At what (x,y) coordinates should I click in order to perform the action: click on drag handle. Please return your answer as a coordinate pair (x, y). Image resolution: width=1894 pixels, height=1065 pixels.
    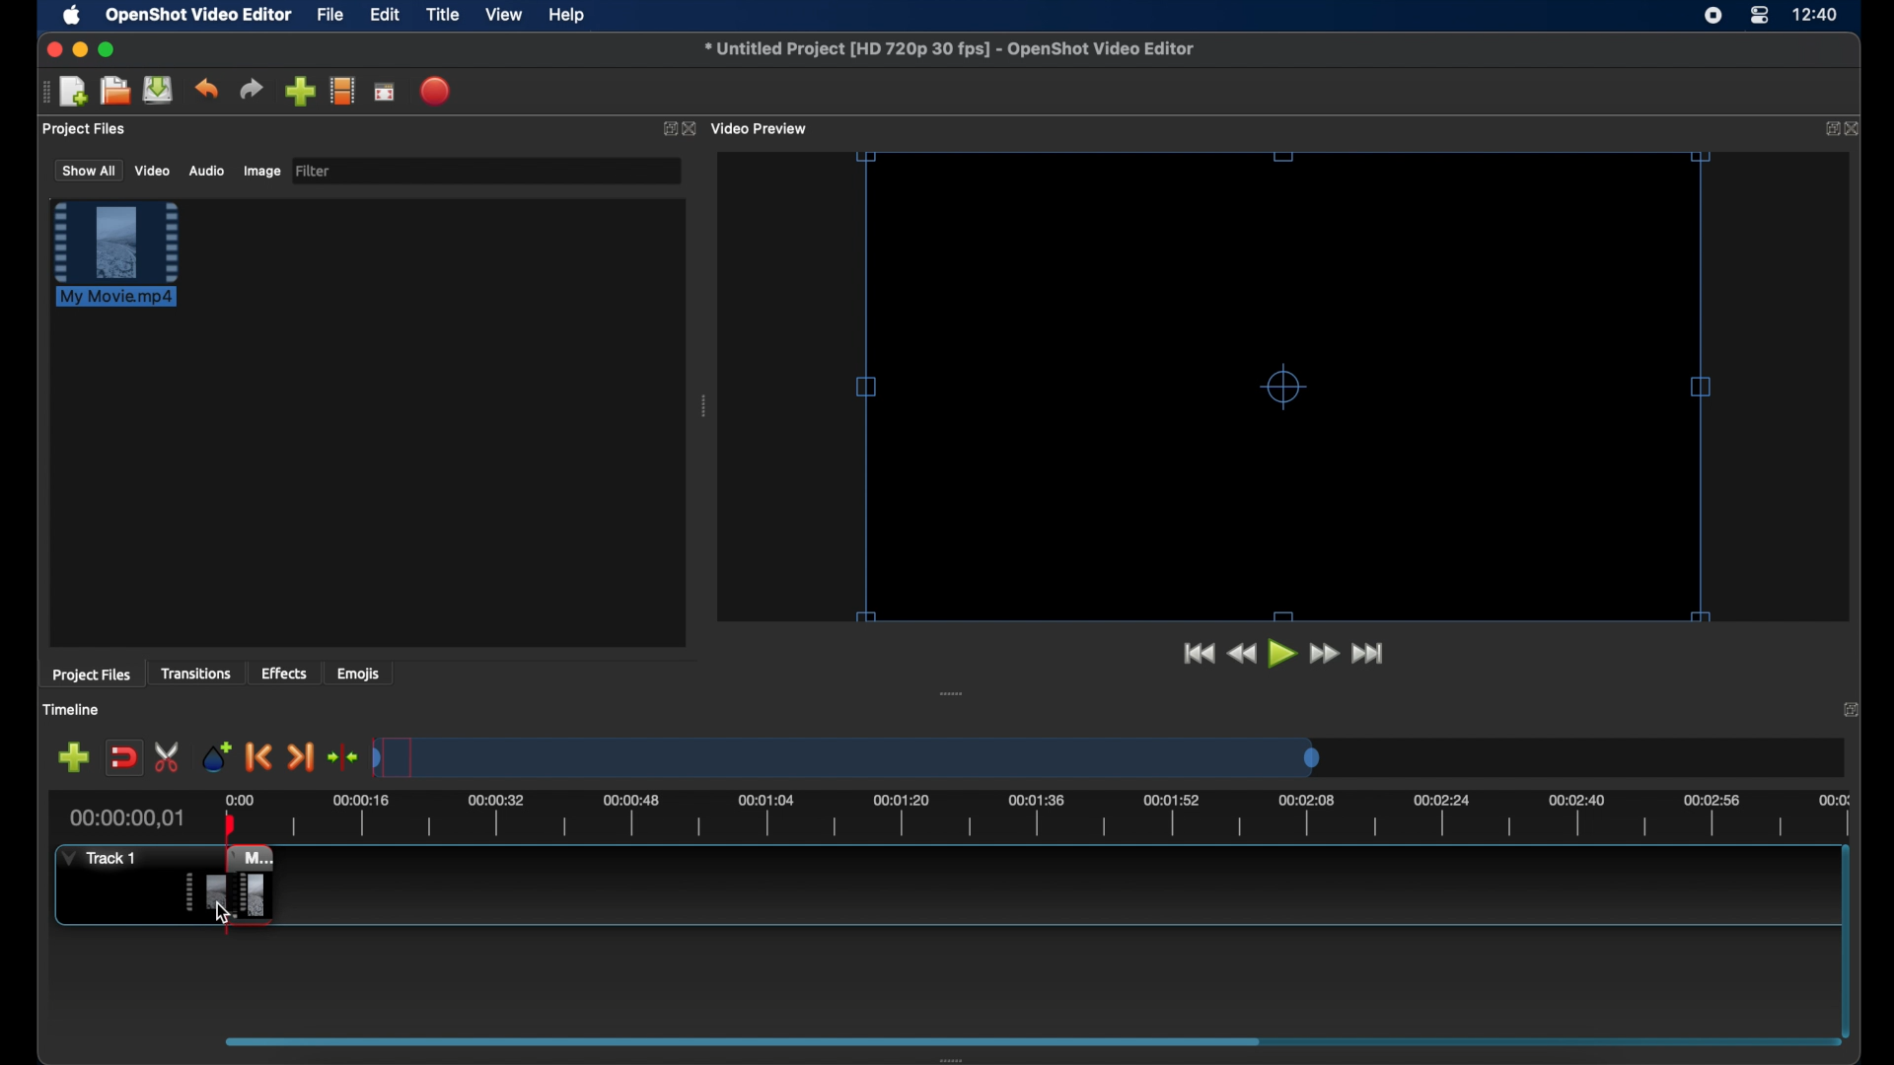
    Looking at the image, I should click on (704, 408).